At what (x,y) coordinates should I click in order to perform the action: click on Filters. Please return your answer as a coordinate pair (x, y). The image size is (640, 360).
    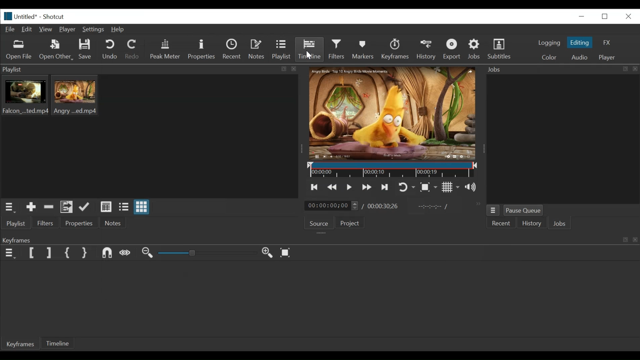
    Looking at the image, I should click on (46, 223).